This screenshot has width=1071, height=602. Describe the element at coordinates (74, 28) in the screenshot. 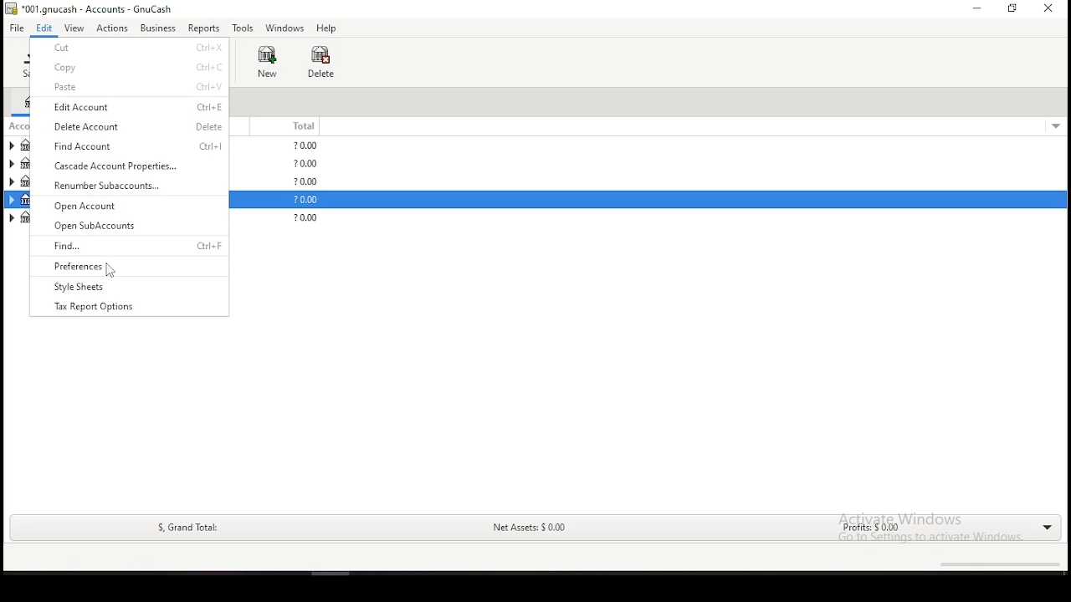

I see `view` at that location.